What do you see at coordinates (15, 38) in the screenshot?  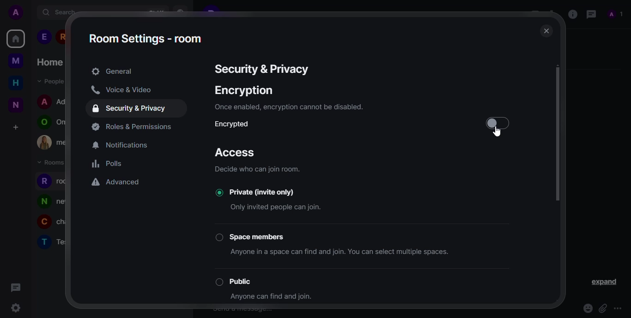 I see `home` at bounding box center [15, 38].